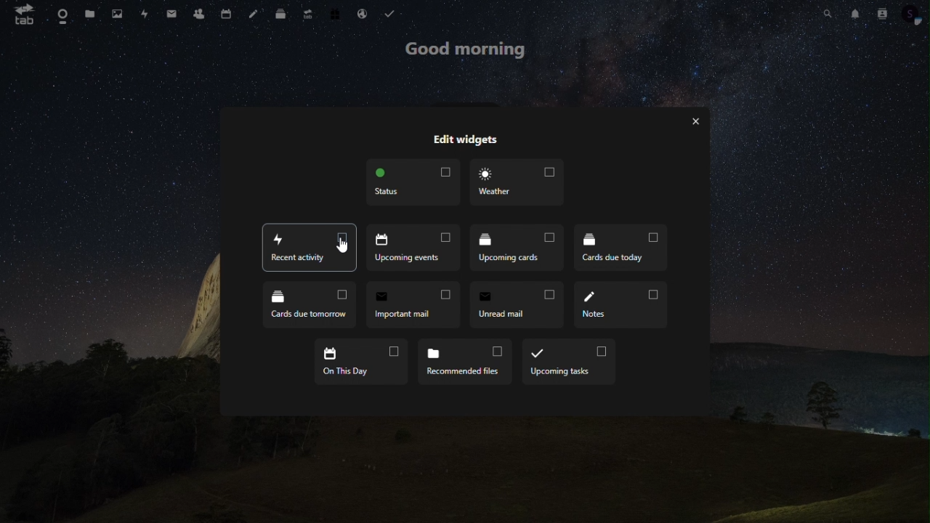  Describe the element at coordinates (827, 12) in the screenshot. I see `search` at that location.